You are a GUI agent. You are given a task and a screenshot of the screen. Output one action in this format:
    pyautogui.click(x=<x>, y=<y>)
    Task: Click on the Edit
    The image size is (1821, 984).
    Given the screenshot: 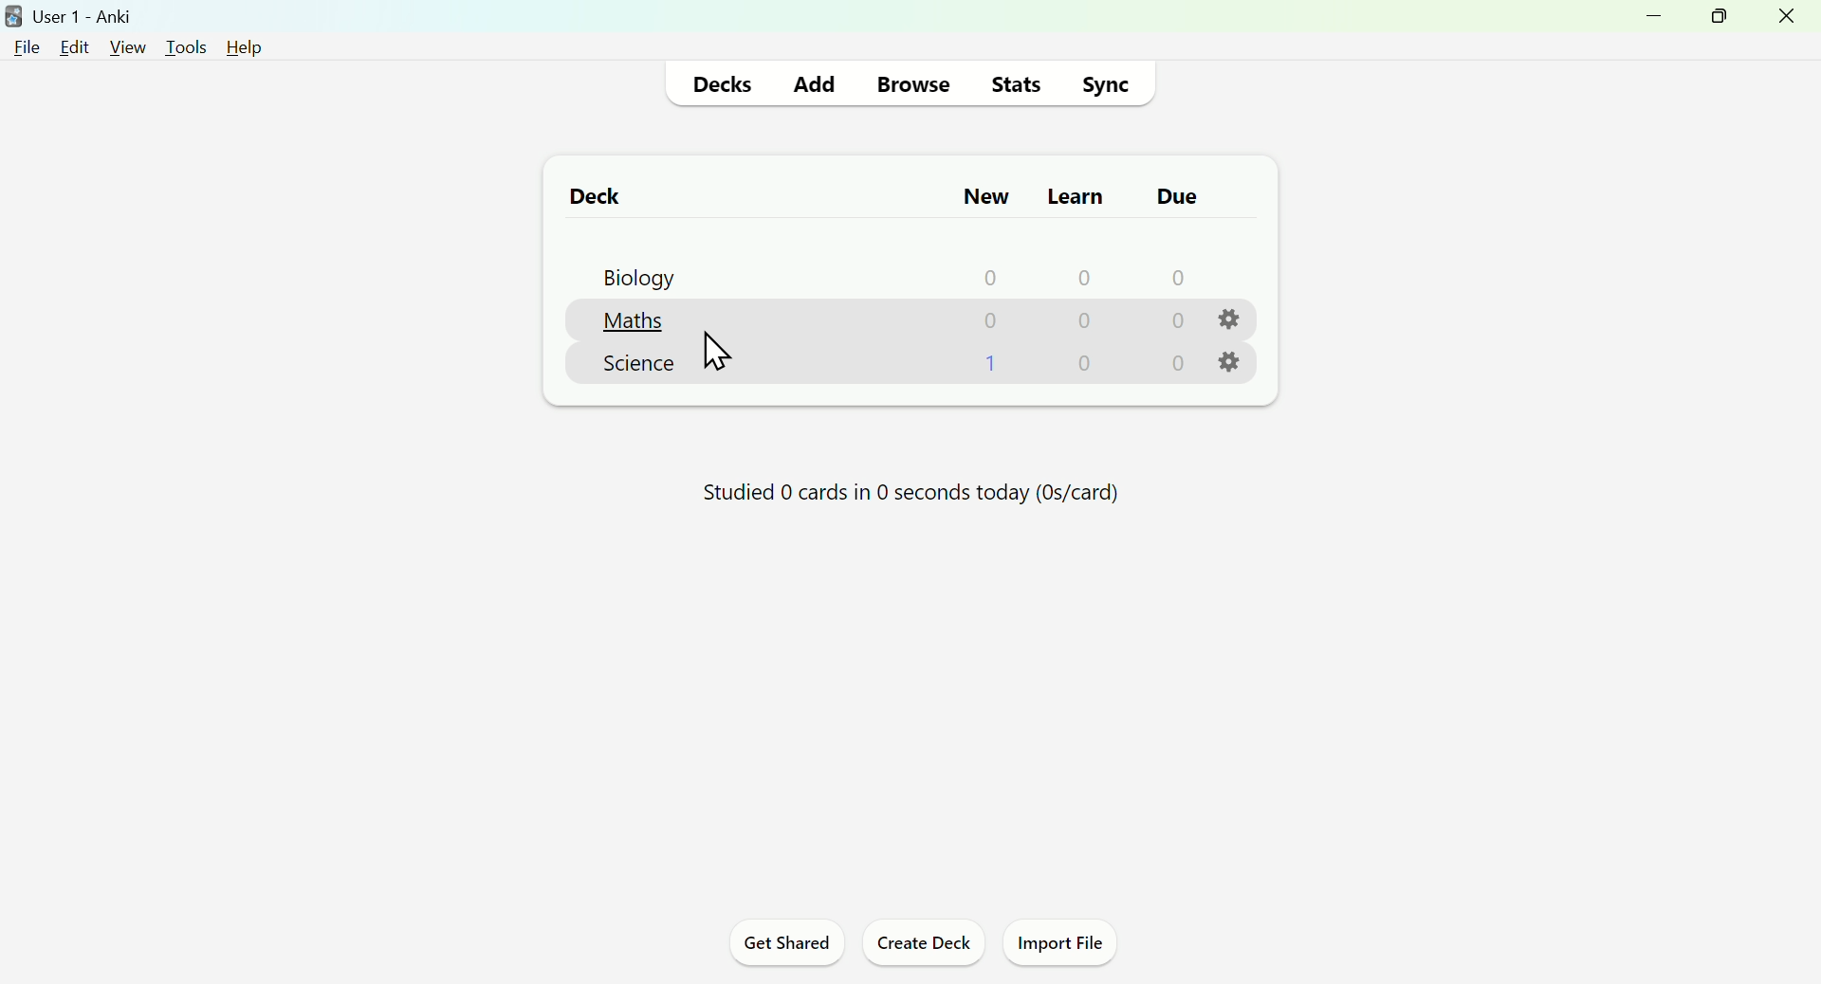 What is the action you would take?
    pyautogui.click(x=80, y=45)
    